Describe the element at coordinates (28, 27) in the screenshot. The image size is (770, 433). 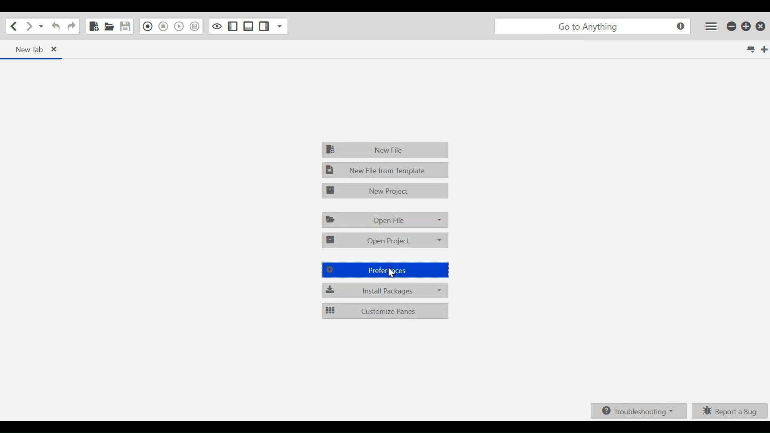
I see `Go forward one location` at that location.